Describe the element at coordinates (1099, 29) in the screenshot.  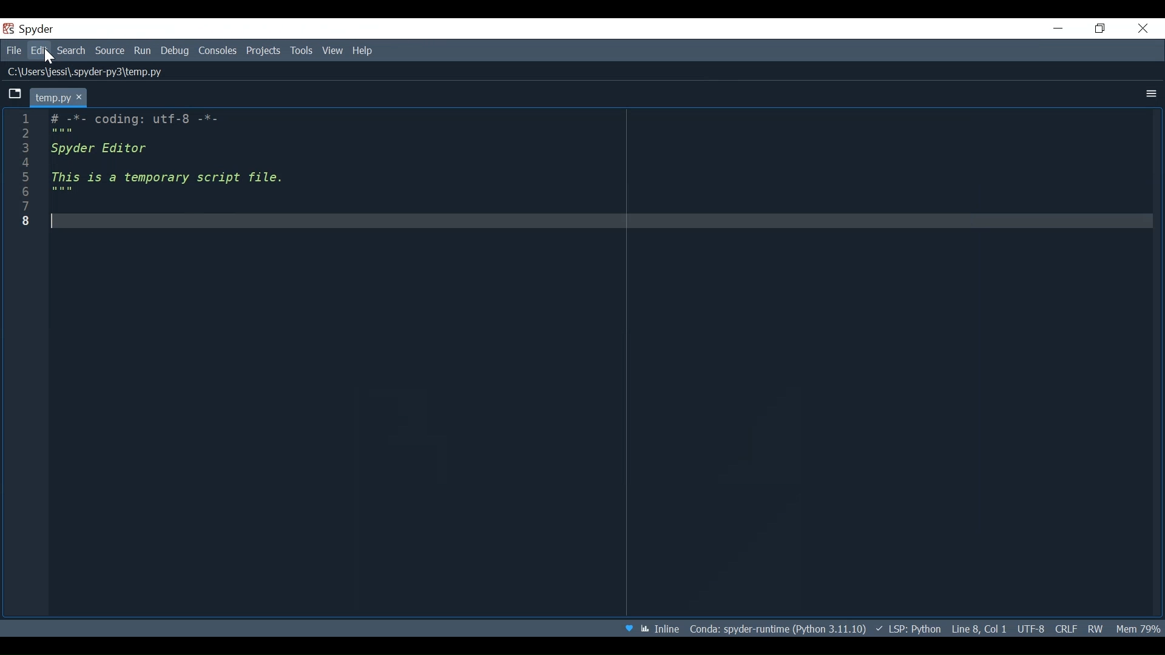
I see `Restore` at that location.